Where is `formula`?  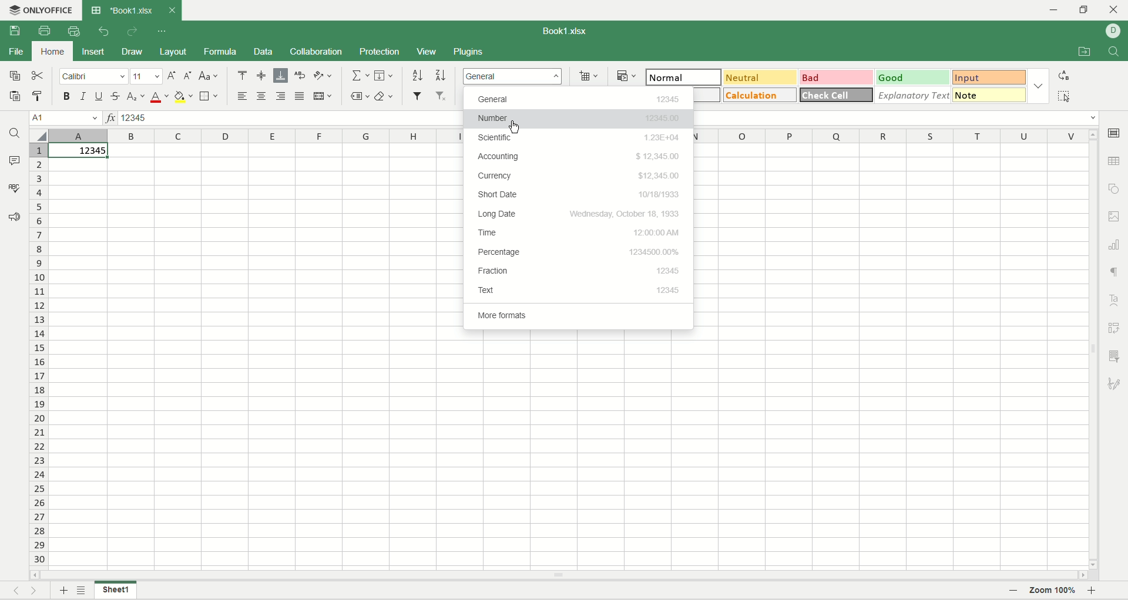 formula is located at coordinates (221, 52).